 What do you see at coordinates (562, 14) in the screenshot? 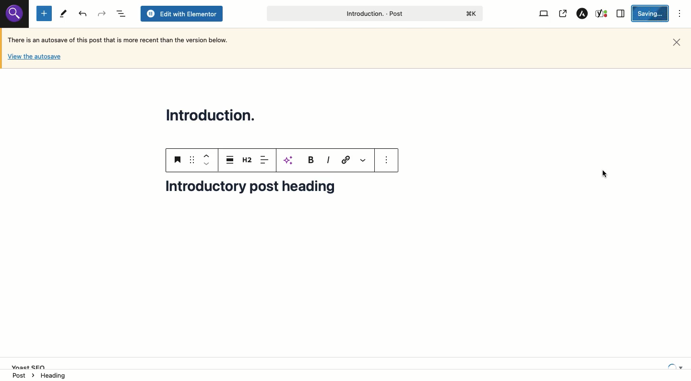
I see `View post` at bounding box center [562, 14].